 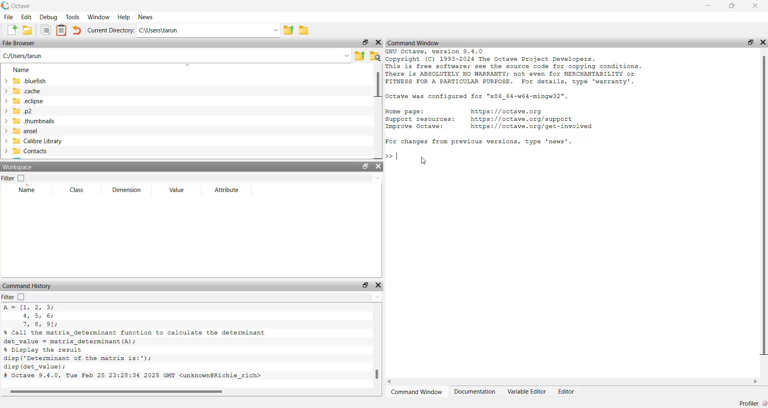 I want to click on close, so click(x=762, y=43).